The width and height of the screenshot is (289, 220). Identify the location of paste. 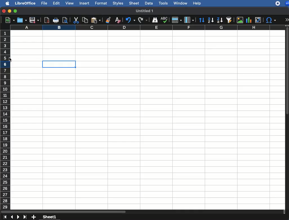
(96, 20).